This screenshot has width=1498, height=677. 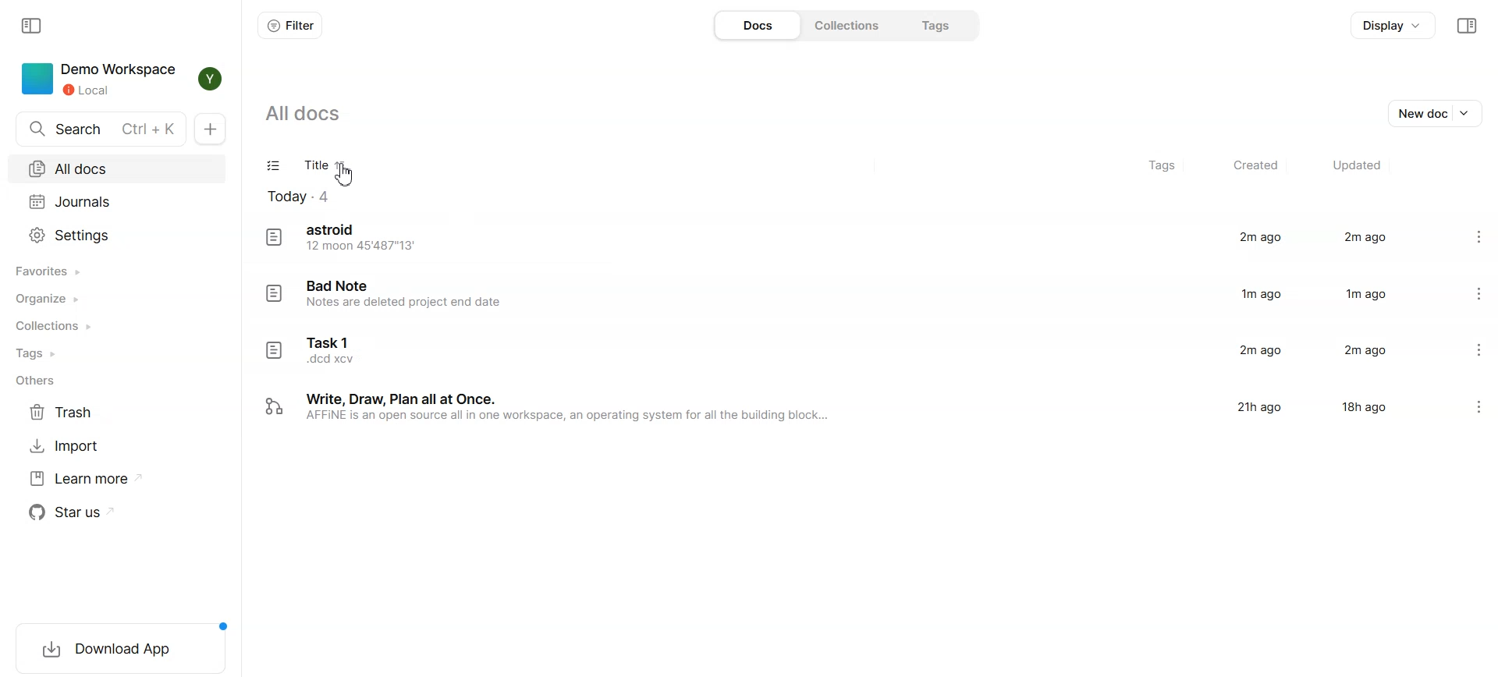 What do you see at coordinates (349, 167) in the screenshot?
I see `Sort doc file` at bounding box center [349, 167].